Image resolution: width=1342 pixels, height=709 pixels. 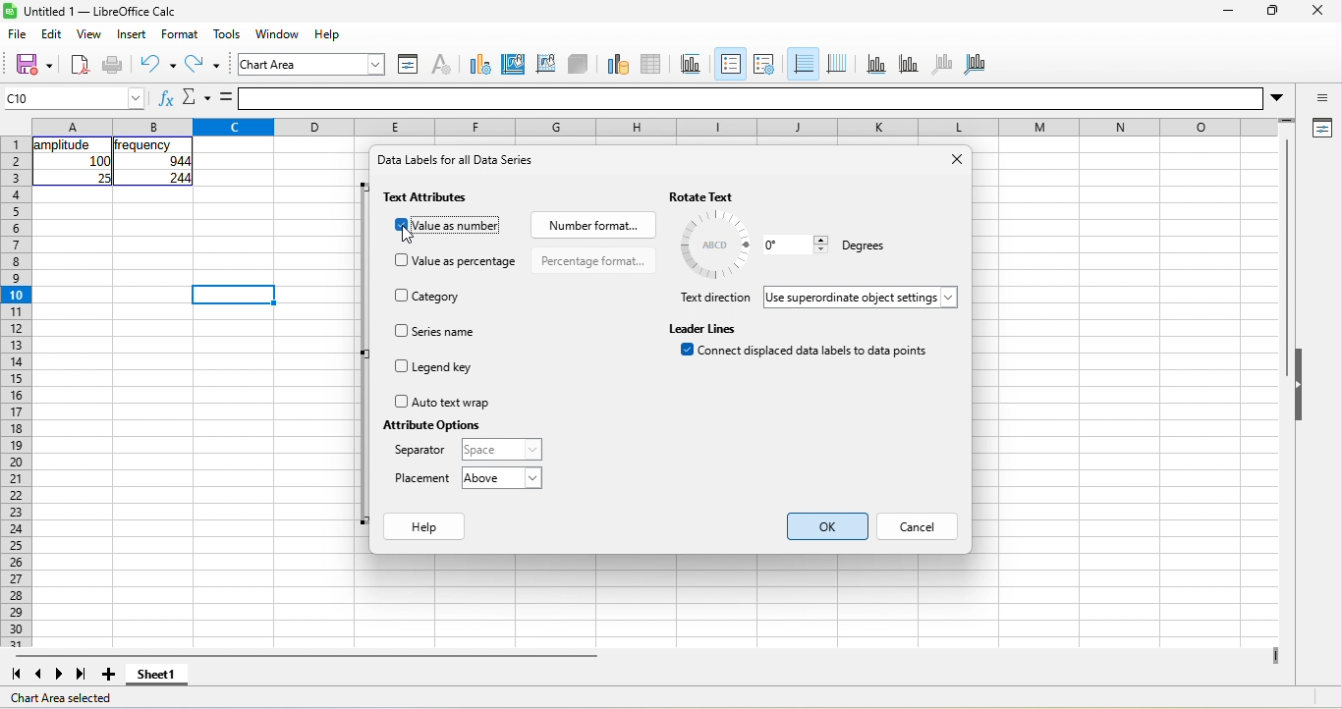 I want to click on help, so click(x=329, y=33).